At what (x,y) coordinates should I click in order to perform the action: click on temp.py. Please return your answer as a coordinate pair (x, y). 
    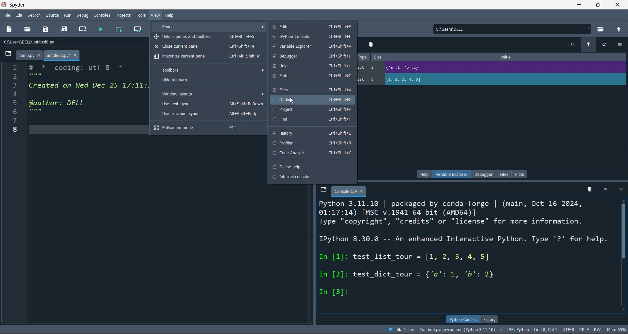
    Looking at the image, I should click on (29, 55).